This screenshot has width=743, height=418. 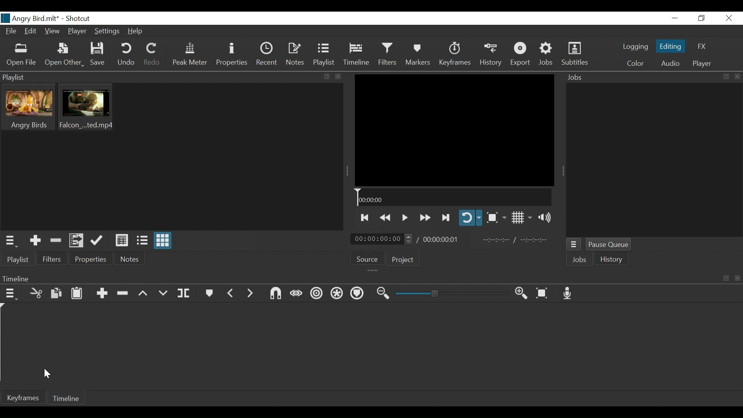 What do you see at coordinates (520, 55) in the screenshot?
I see `Export` at bounding box center [520, 55].